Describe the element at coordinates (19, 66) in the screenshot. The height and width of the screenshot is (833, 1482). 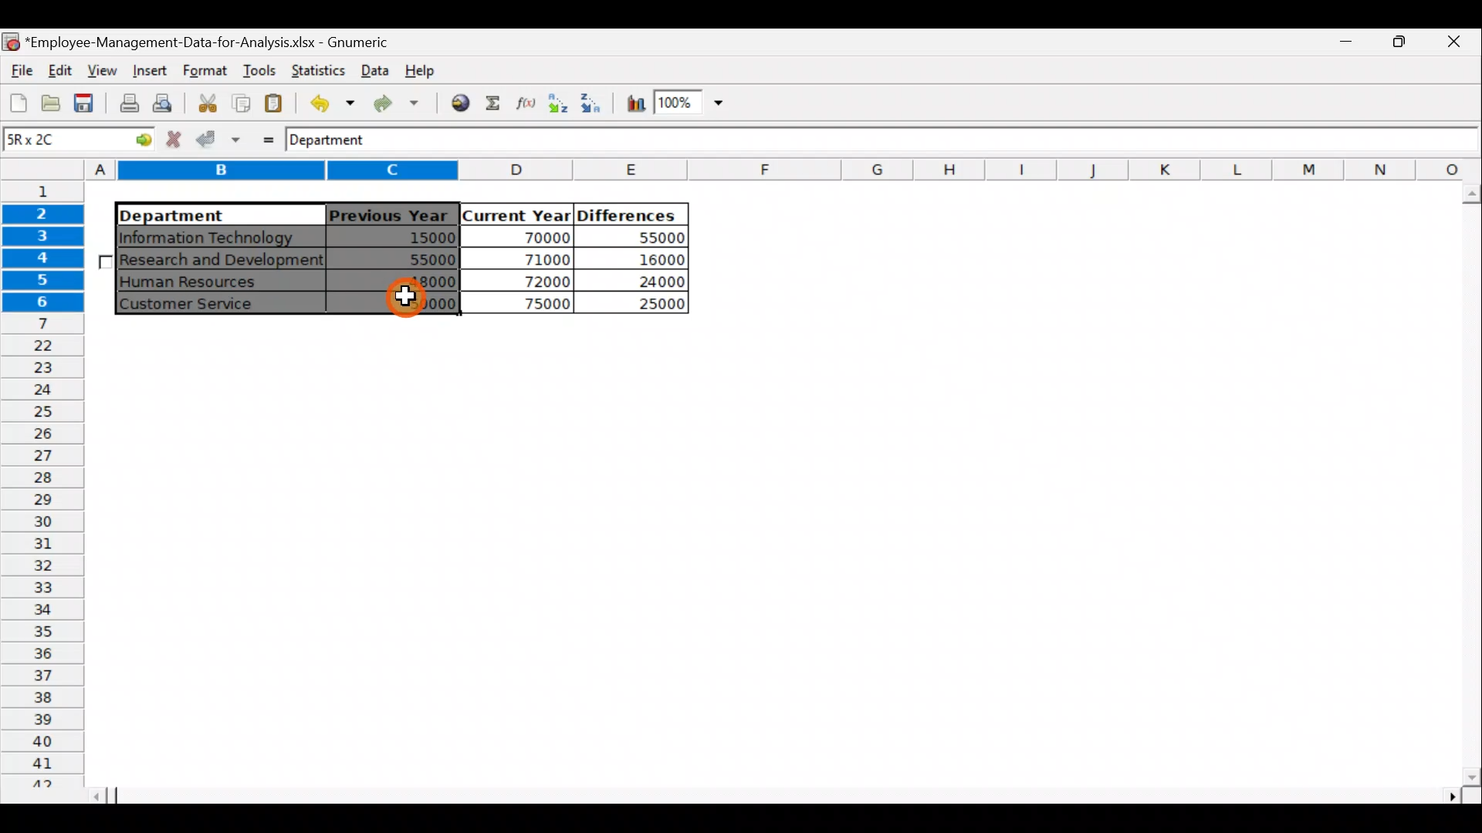
I see `File` at that location.